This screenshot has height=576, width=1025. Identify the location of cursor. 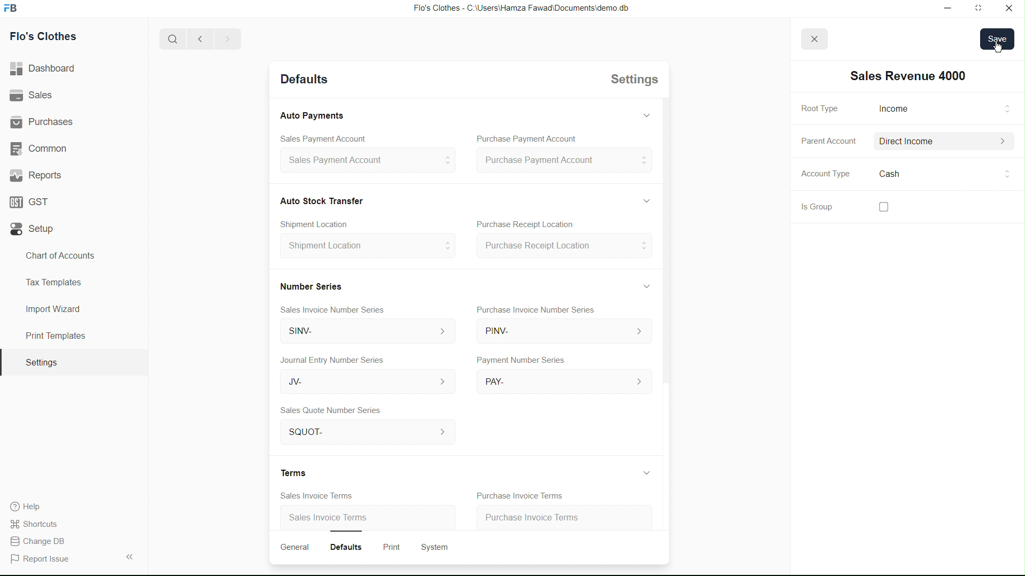
(1007, 172).